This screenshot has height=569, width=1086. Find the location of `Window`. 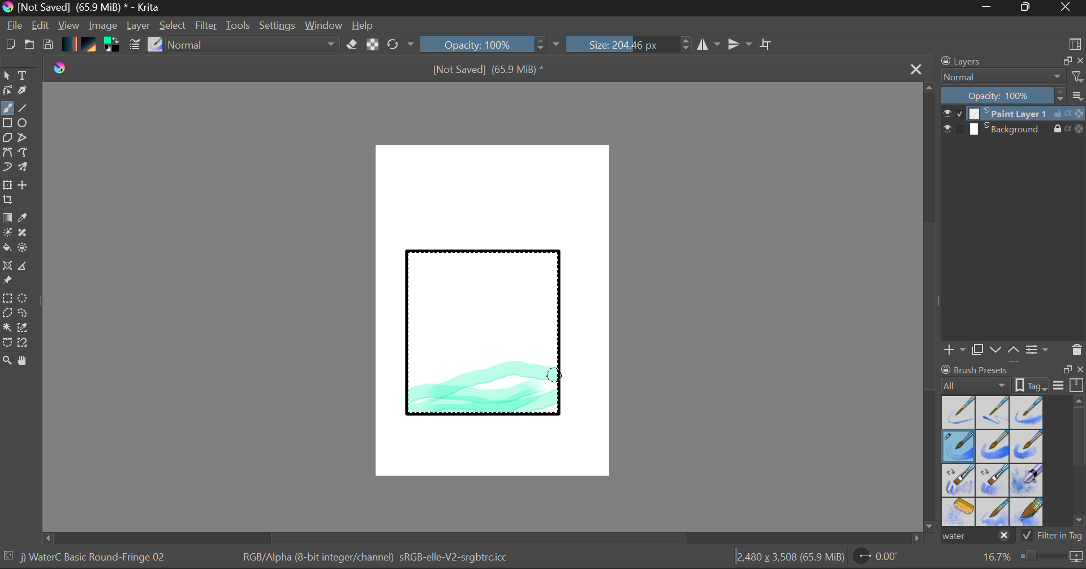

Window is located at coordinates (325, 25).